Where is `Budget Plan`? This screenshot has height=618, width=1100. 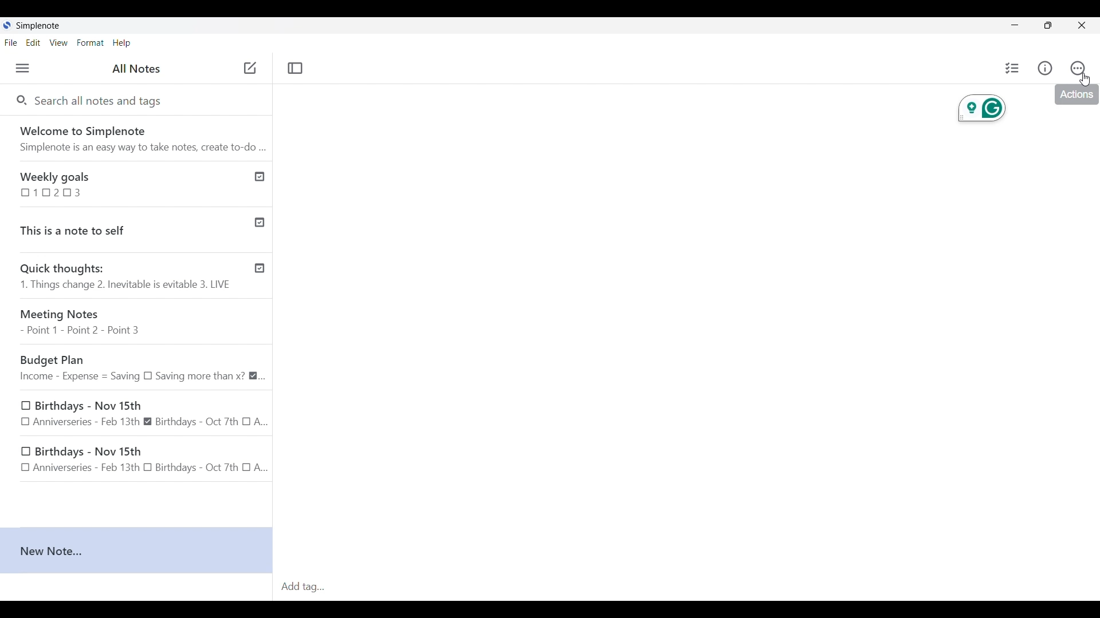 Budget Plan is located at coordinates (142, 368).